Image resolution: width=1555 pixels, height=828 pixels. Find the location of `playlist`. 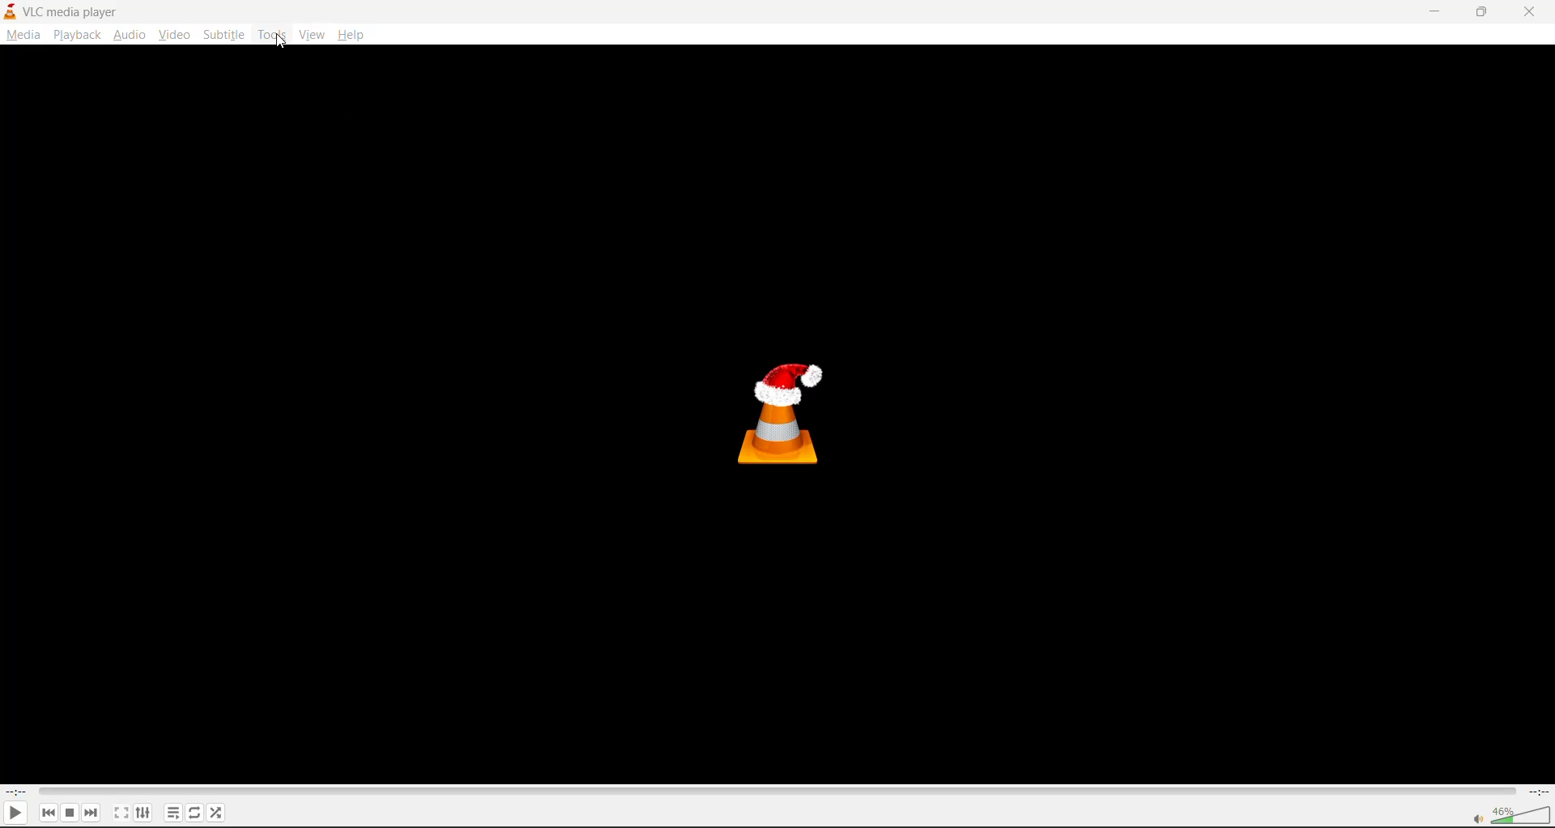

playlist is located at coordinates (173, 812).